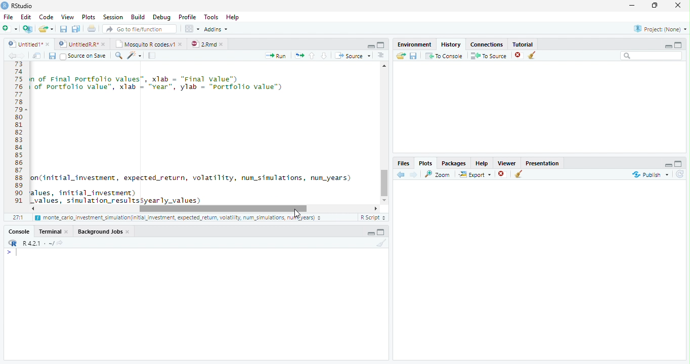  Describe the element at coordinates (380, 243) in the screenshot. I see `Clear` at that location.